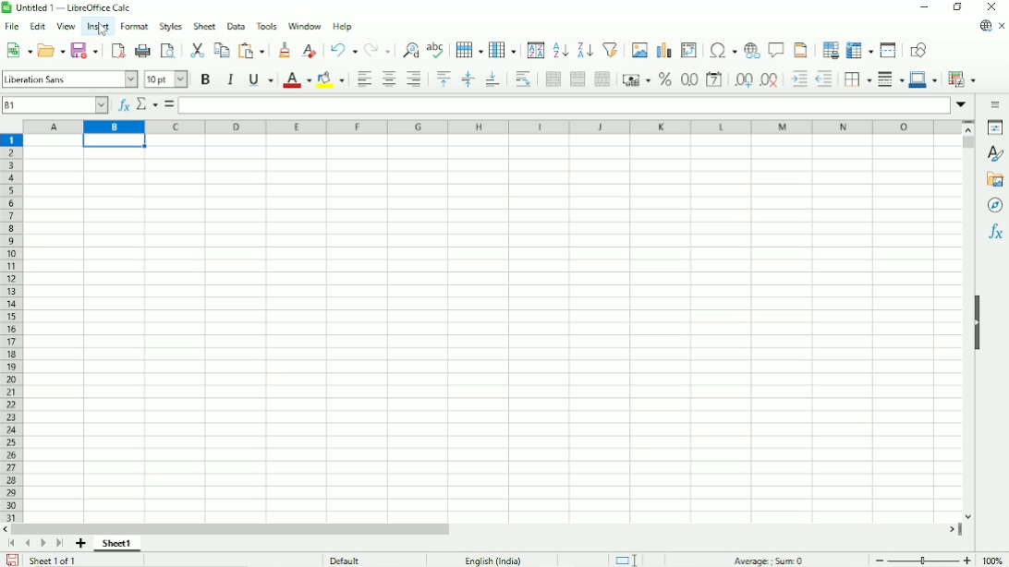  Describe the element at coordinates (37, 27) in the screenshot. I see `Edit` at that location.